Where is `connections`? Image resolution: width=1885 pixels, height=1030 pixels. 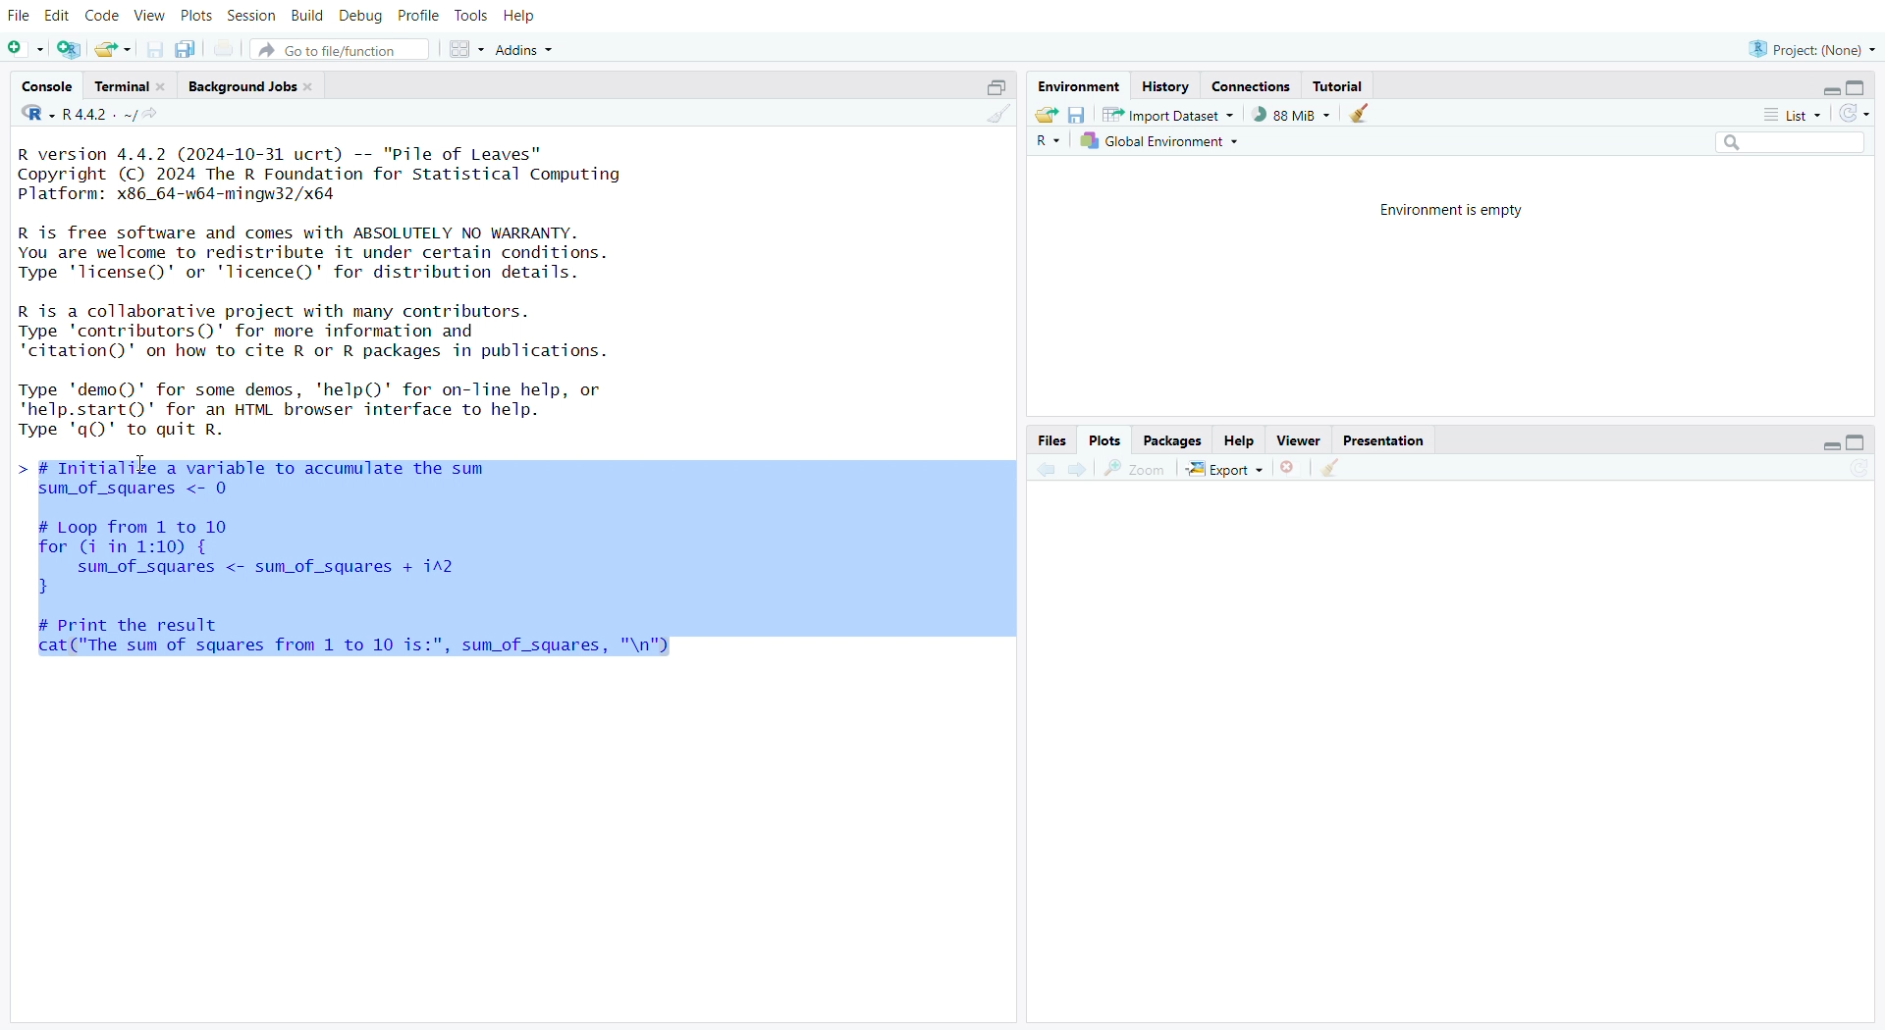
connections is located at coordinates (1252, 85).